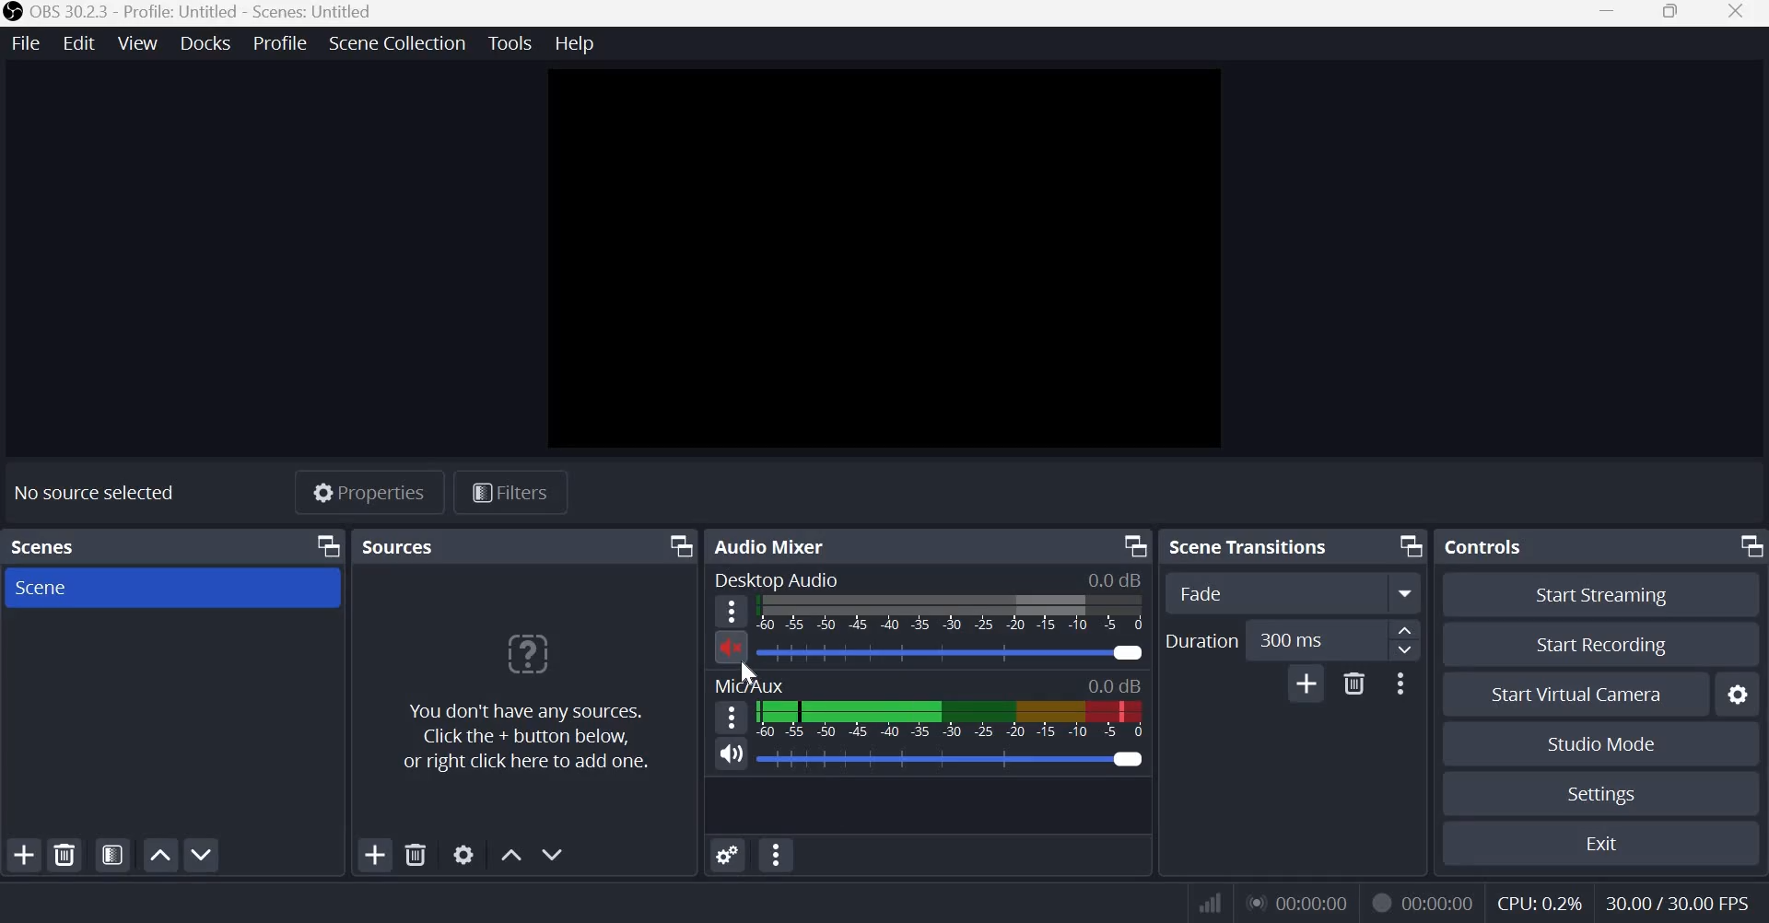 Image resolution: width=1769 pixels, height=923 pixels. Describe the element at coordinates (417, 856) in the screenshot. I see `Remove selected source(s)` at that location.